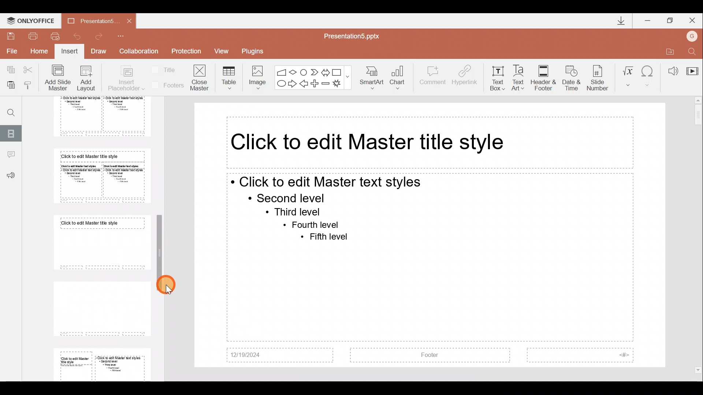  Describe the element at coordinates (304, 71) in the screenshot. I see `Flowchart-connector` at that location.